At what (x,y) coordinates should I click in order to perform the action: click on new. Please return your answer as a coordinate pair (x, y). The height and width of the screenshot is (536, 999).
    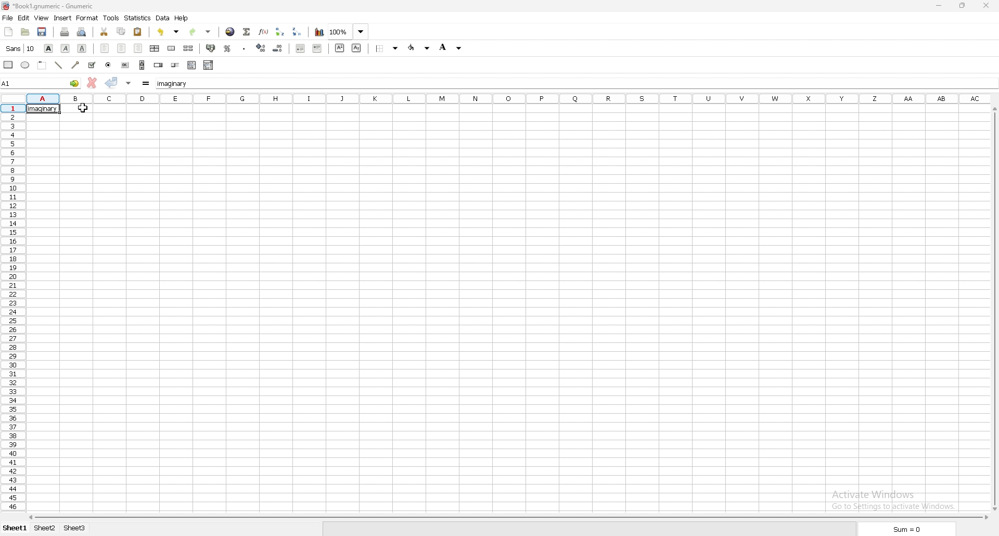
    Looking at the image, I should click on (8, 31).